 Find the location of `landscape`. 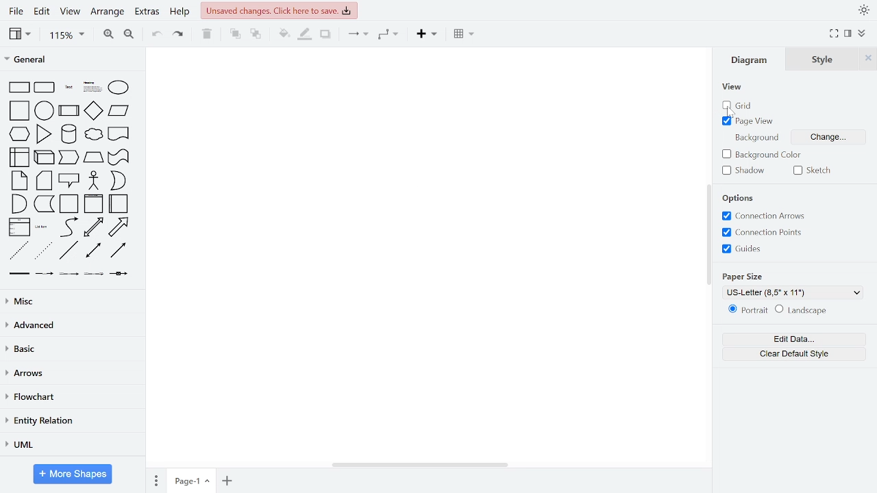

landscape is located at coordinates (803, 310).